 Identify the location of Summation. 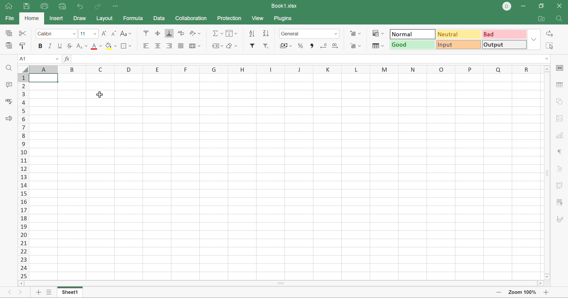
(216, 33).